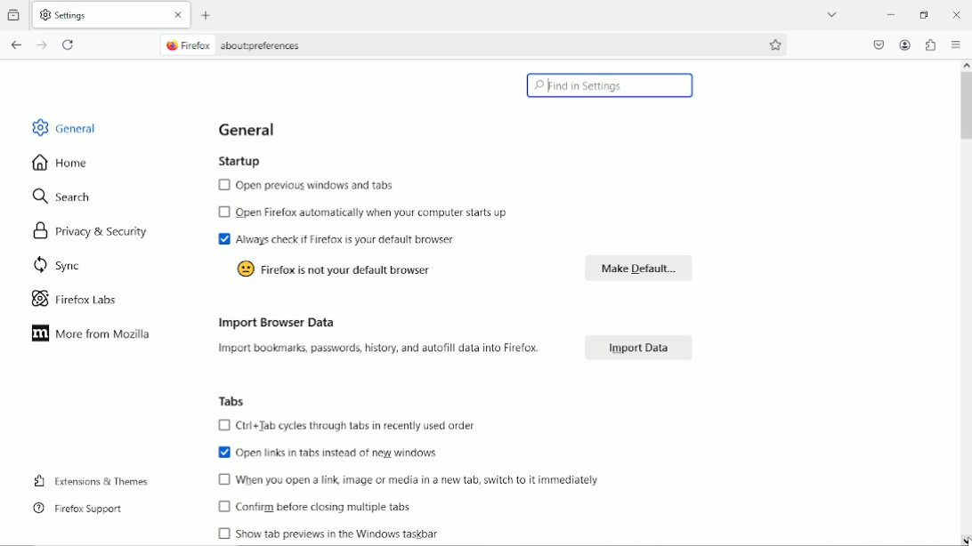 The image size is (972, 546). What do you see at coordinates (231, 400) in the screenshot?
I see `Tabs` at bounding box center [231, 400].